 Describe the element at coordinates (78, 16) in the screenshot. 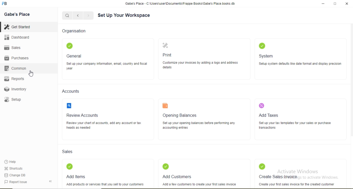

I see `Backward` at that location.